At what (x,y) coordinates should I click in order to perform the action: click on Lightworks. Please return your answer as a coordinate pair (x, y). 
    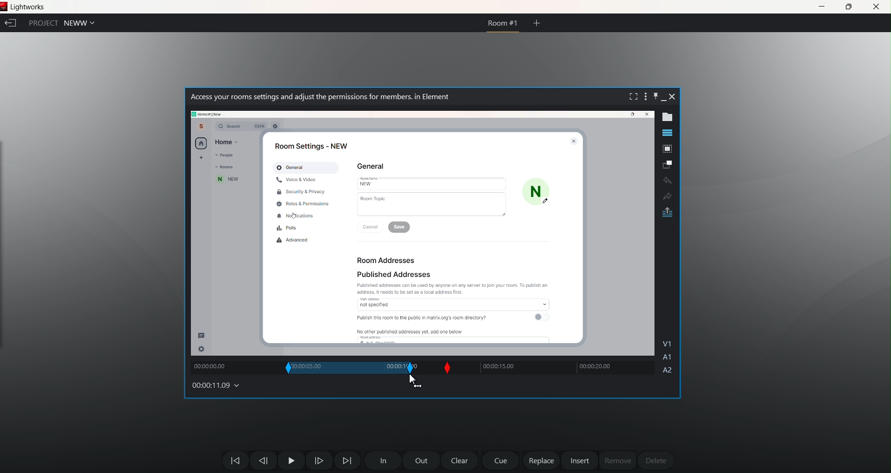
    Looking at the image, I should click on (33, 7).